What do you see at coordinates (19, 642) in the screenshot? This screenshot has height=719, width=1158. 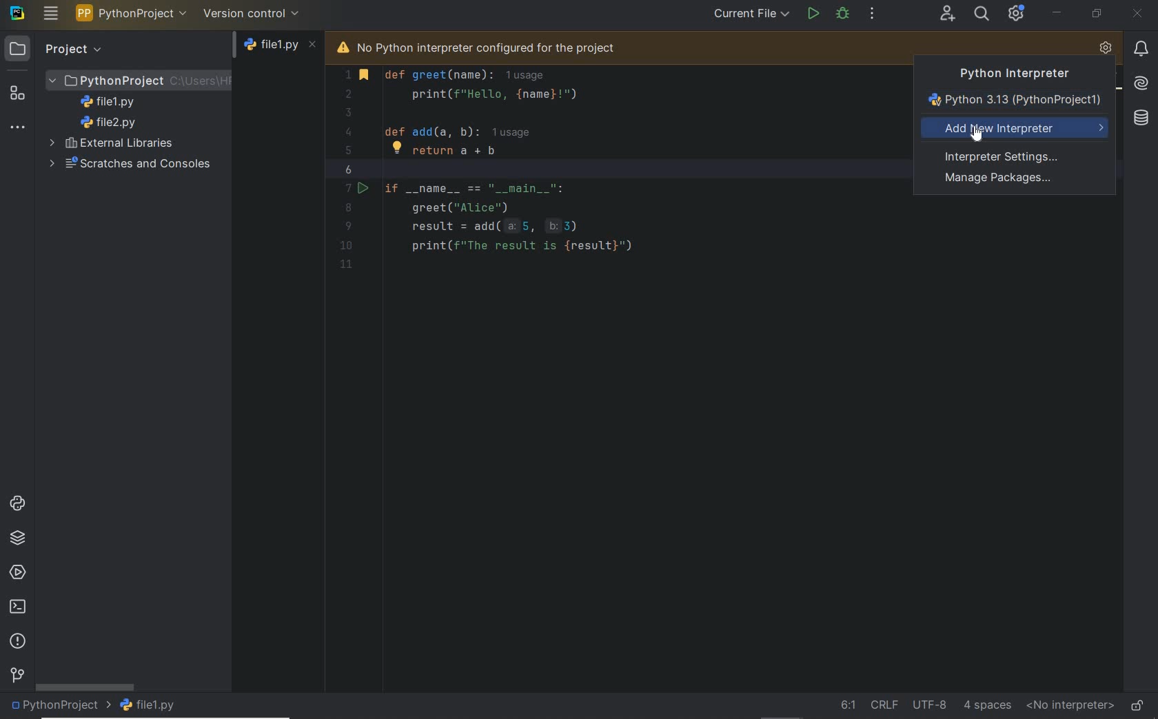 I see `problems` at bounding box center [19, 642].